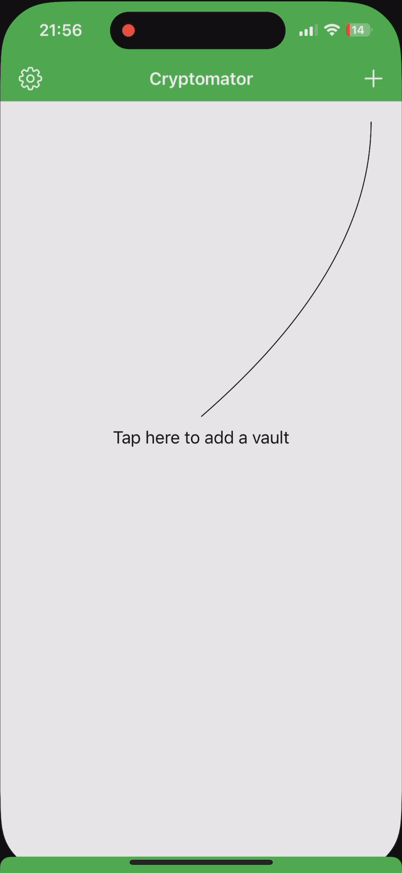 The width and height of the screenshot is (402, 873). What do you see at coordinates (61, 30) in the screenshot?
I see `hour` at bounding box center [61, 30].